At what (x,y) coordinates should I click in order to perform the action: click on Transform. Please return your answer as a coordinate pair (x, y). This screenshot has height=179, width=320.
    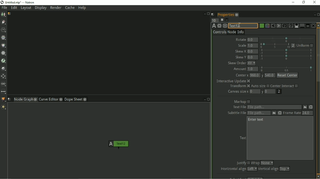
    Looking at the image, I should click on (239, 86).